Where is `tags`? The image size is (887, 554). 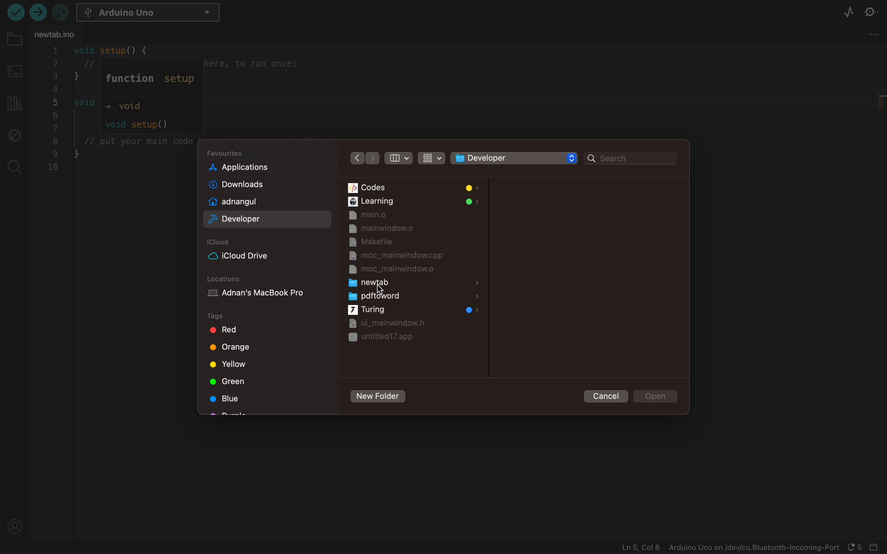 tags is located at coordinates (232, 349).